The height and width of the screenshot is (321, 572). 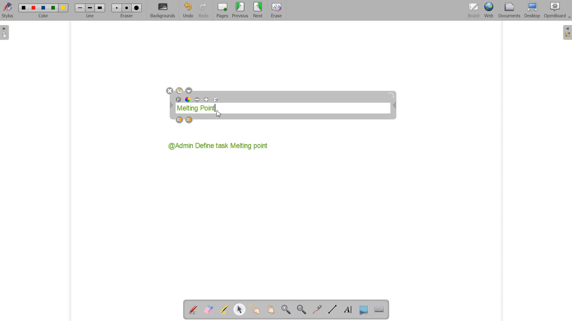 What do you see at coordinates (287, 310) in the screenshot?
I see `Zoom In` at bounding box center [287, 310].